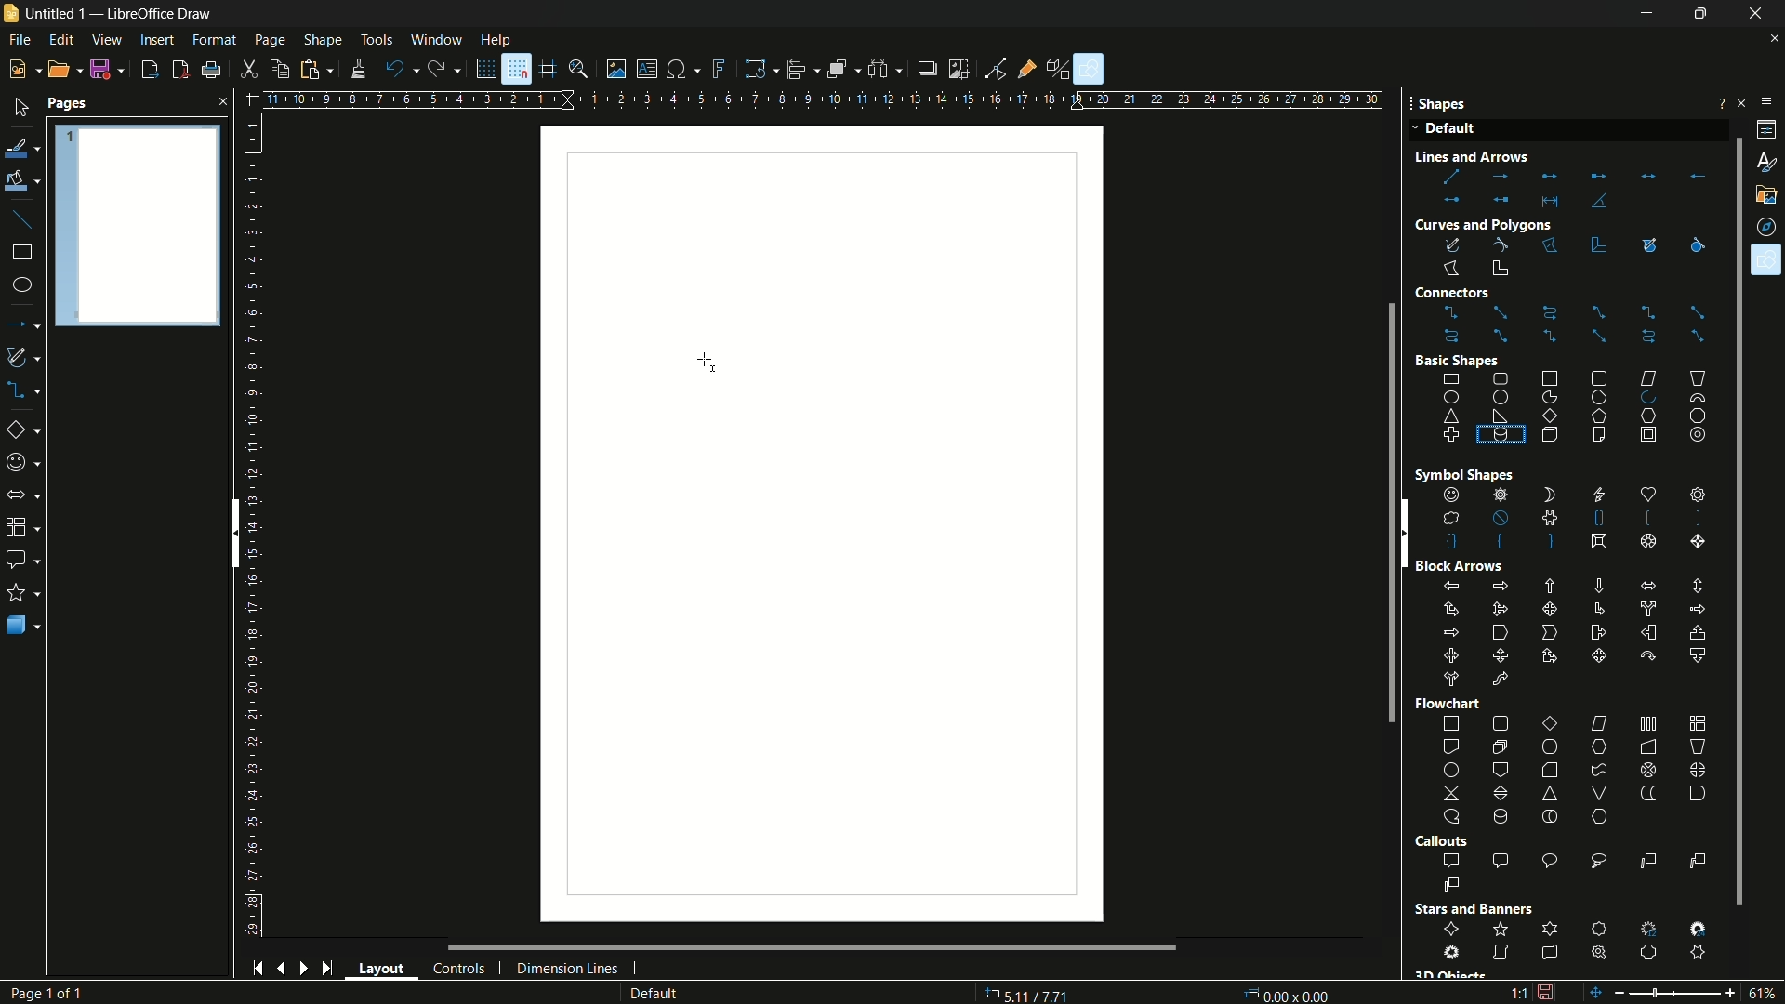 The image size is (1785, 1004). I want to click on print, so click(209, 71).